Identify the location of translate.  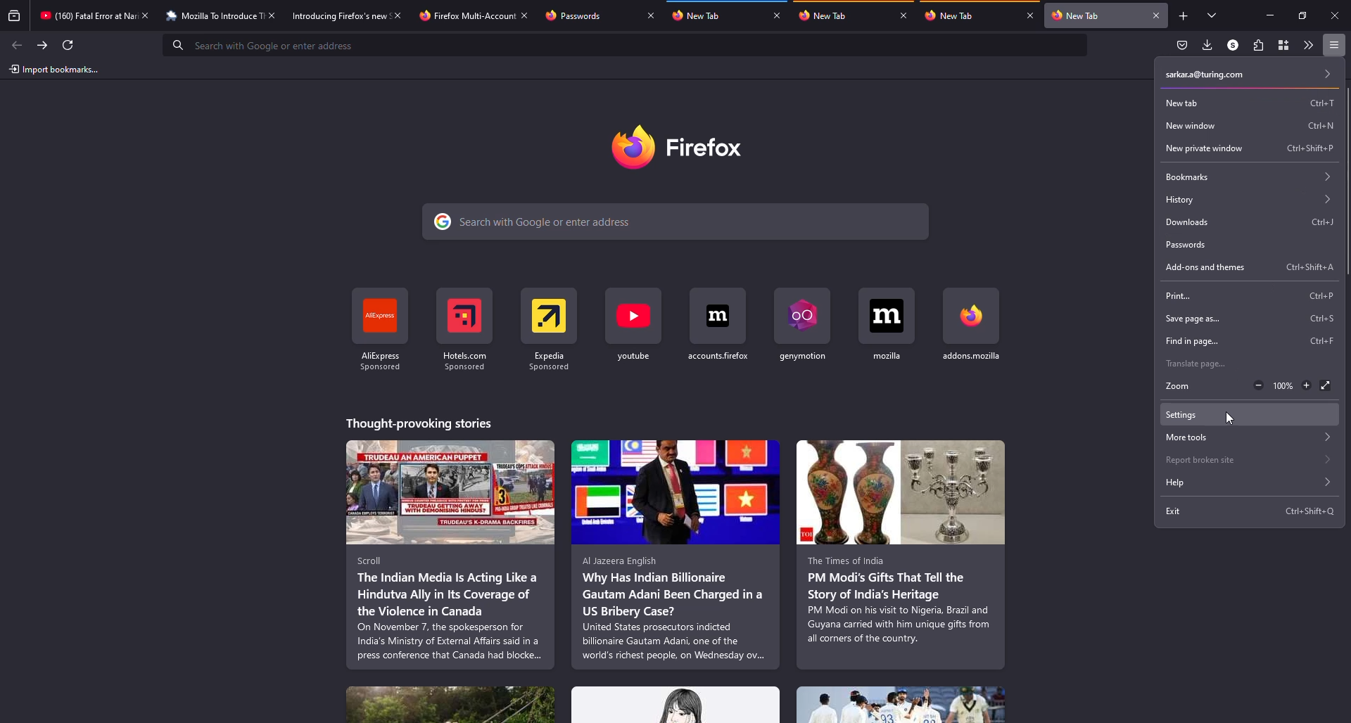
(1198, 364).